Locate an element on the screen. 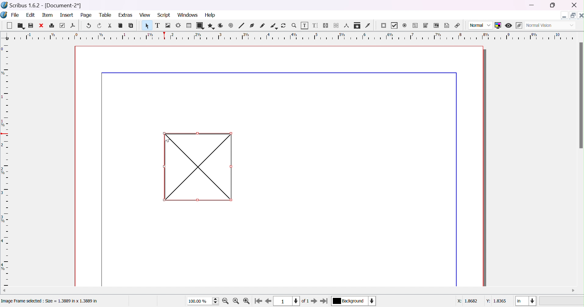  Cursor is located at coordinates (166, 138).